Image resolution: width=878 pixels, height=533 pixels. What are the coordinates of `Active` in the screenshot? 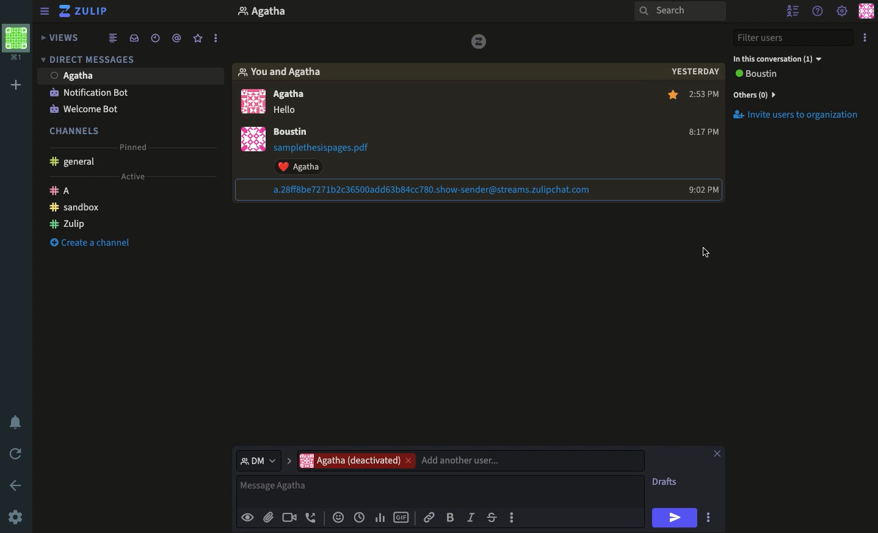 It's located at (134, 176).